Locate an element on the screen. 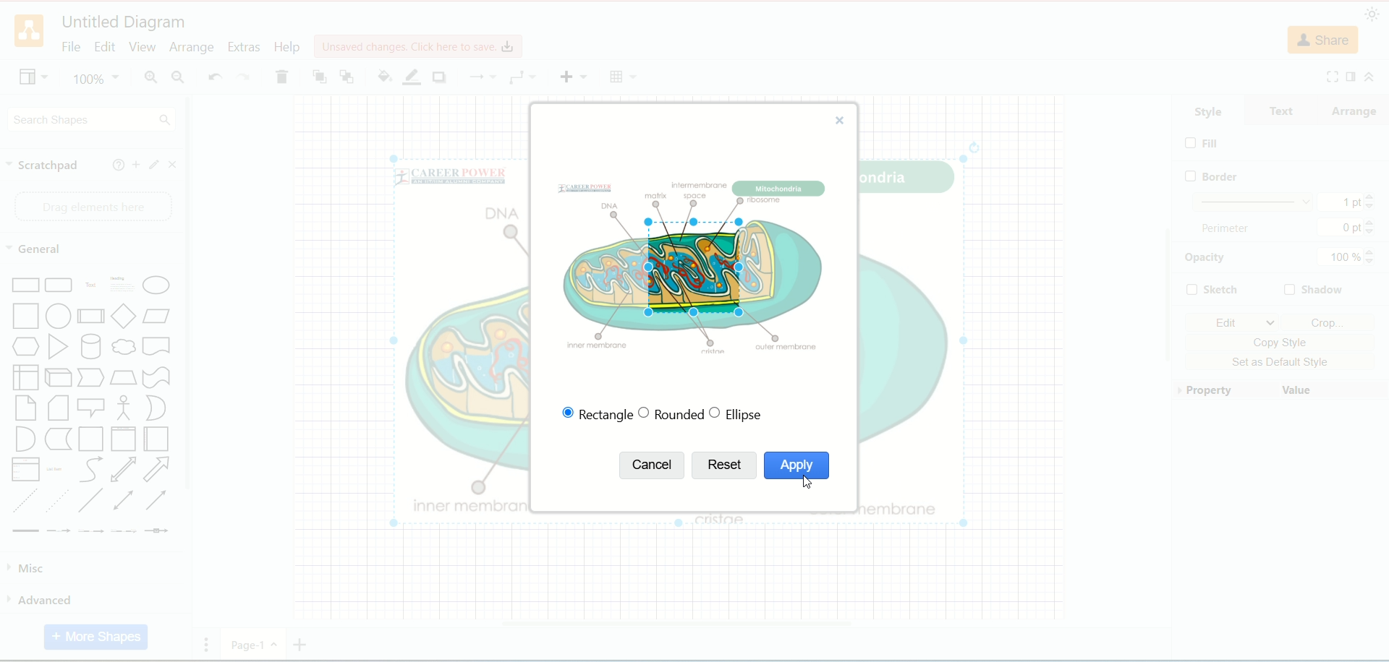 This screenshot has width=1389, height=662. extras is located at coordinates (247, 46).